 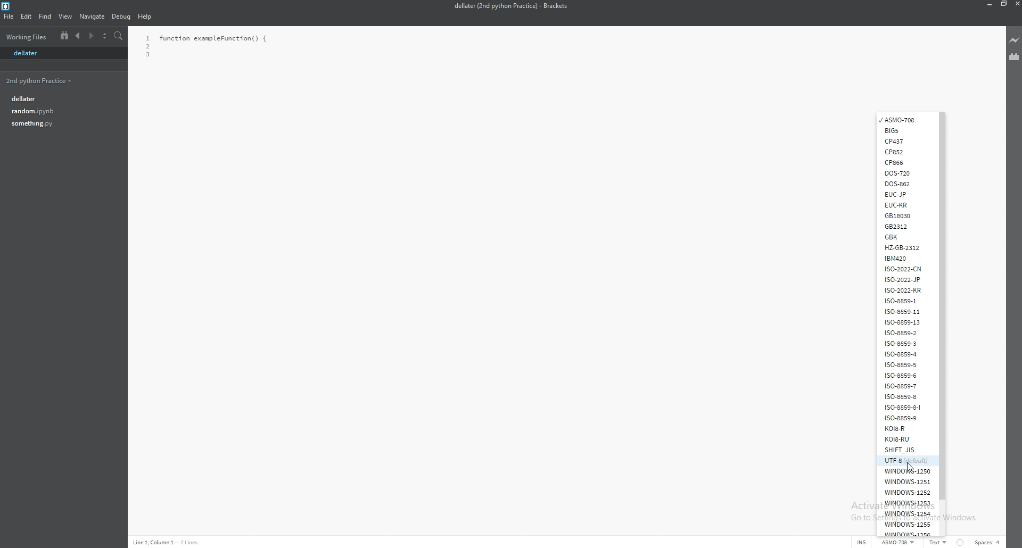 I want to click on Text, so click(x=938, y=542).